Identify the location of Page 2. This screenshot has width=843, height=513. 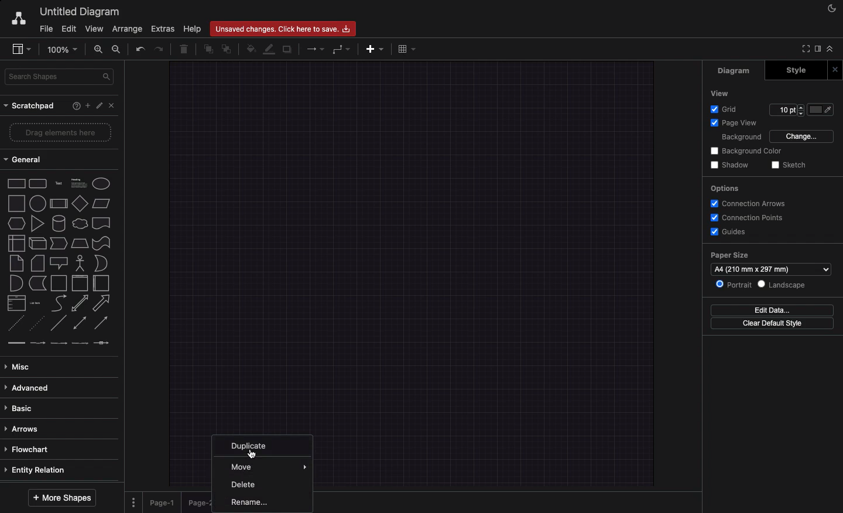
(197, 503).